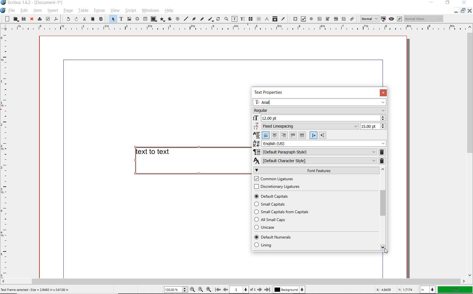 Image resolution: width=473 pixels, height=294 pixels. Describe the element at coordinates (284, 135) in the screenshot. I see `Right align` at that location.